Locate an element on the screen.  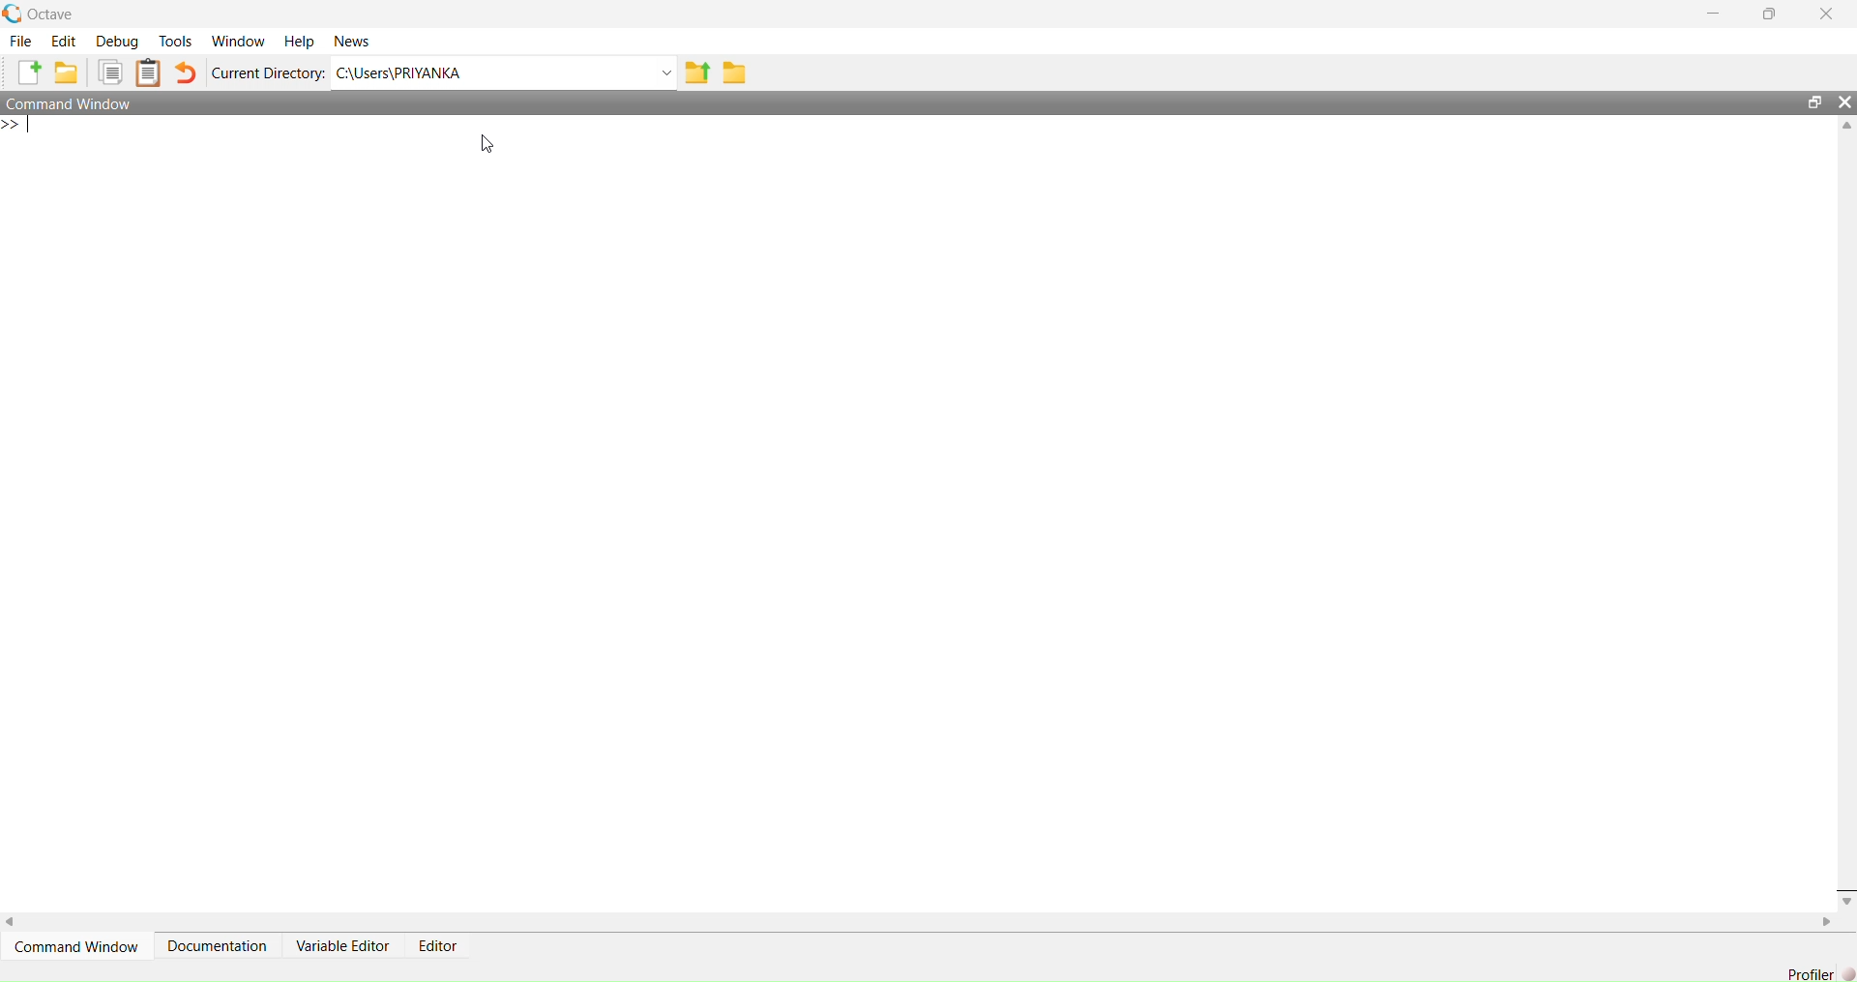
Close is located at coordinates (1821, 14).